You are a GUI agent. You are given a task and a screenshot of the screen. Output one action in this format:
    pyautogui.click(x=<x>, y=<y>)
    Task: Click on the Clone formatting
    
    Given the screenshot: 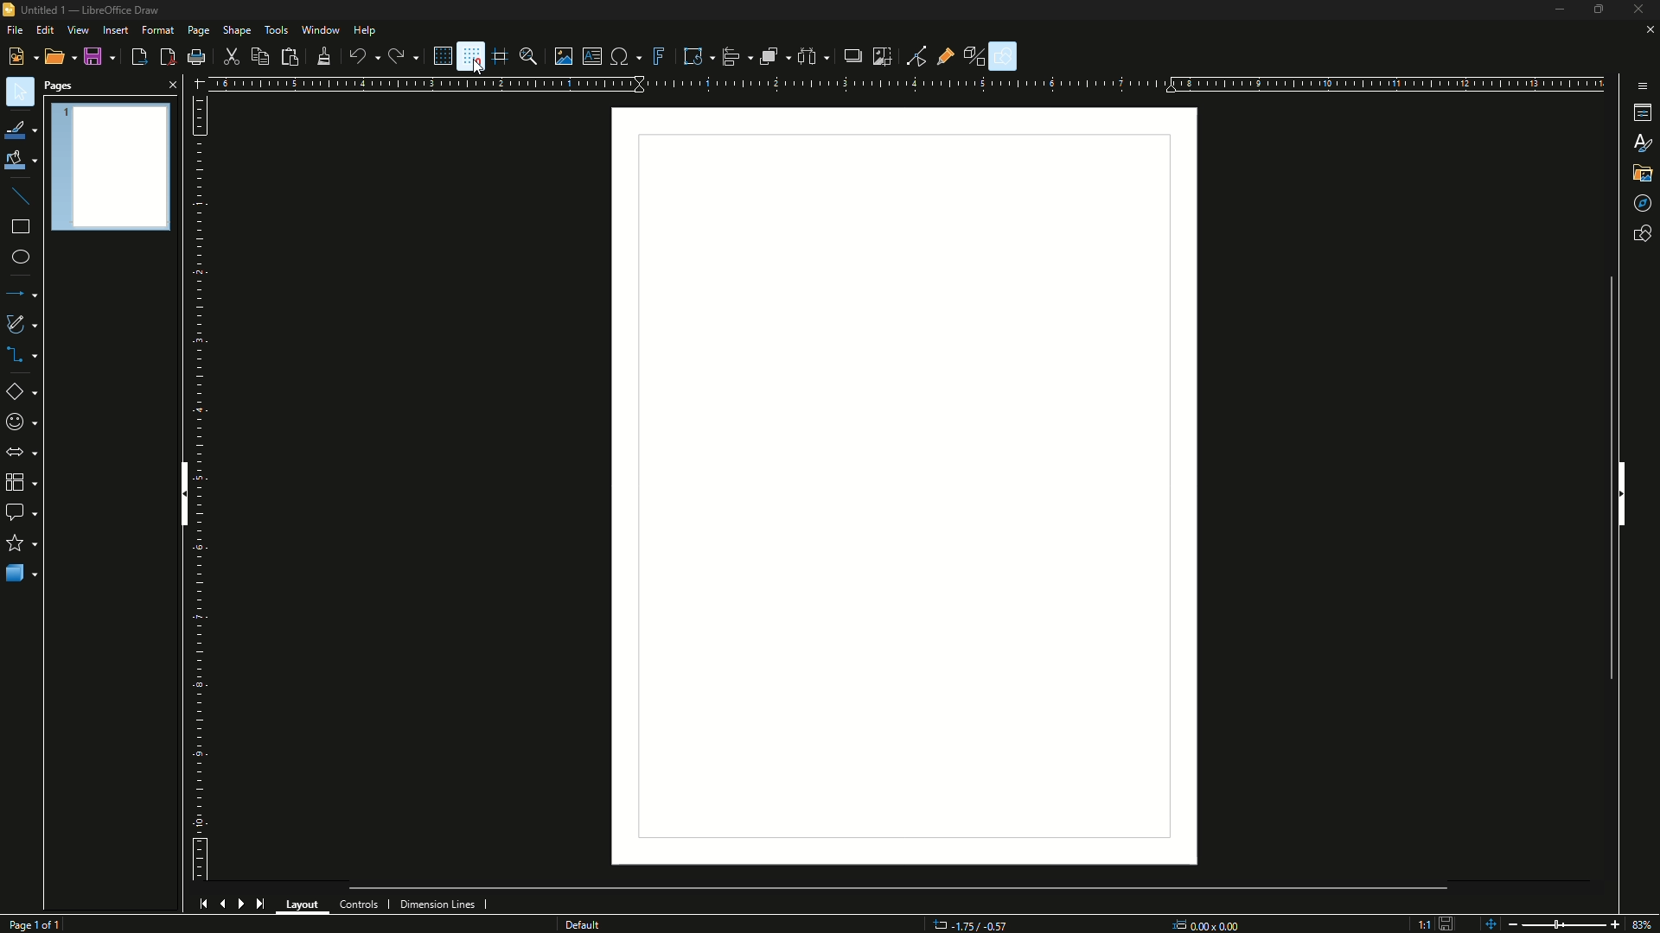 What is the action you would take?
    pyautogui.click(x=324, y=55)
    